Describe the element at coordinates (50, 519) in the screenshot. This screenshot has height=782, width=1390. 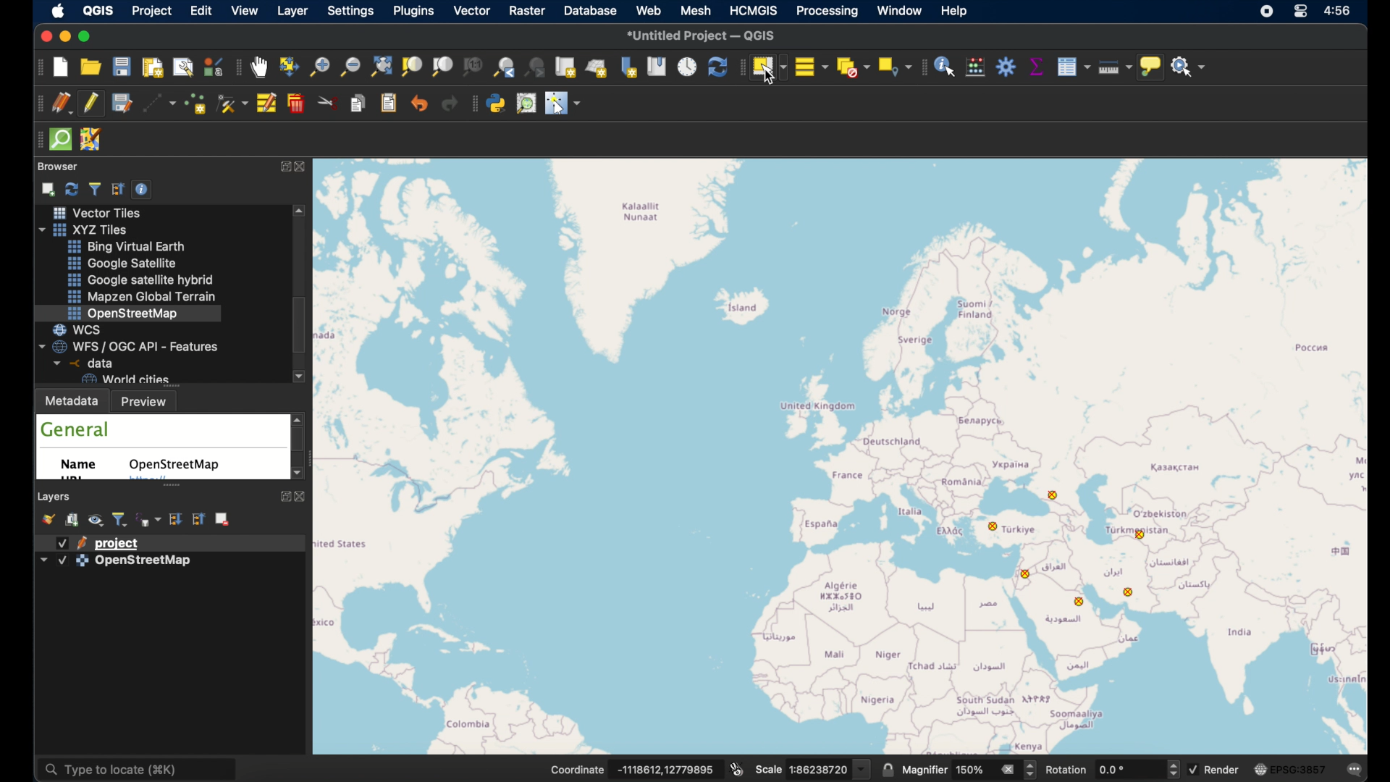
I see `open layer styling panel` at that location.